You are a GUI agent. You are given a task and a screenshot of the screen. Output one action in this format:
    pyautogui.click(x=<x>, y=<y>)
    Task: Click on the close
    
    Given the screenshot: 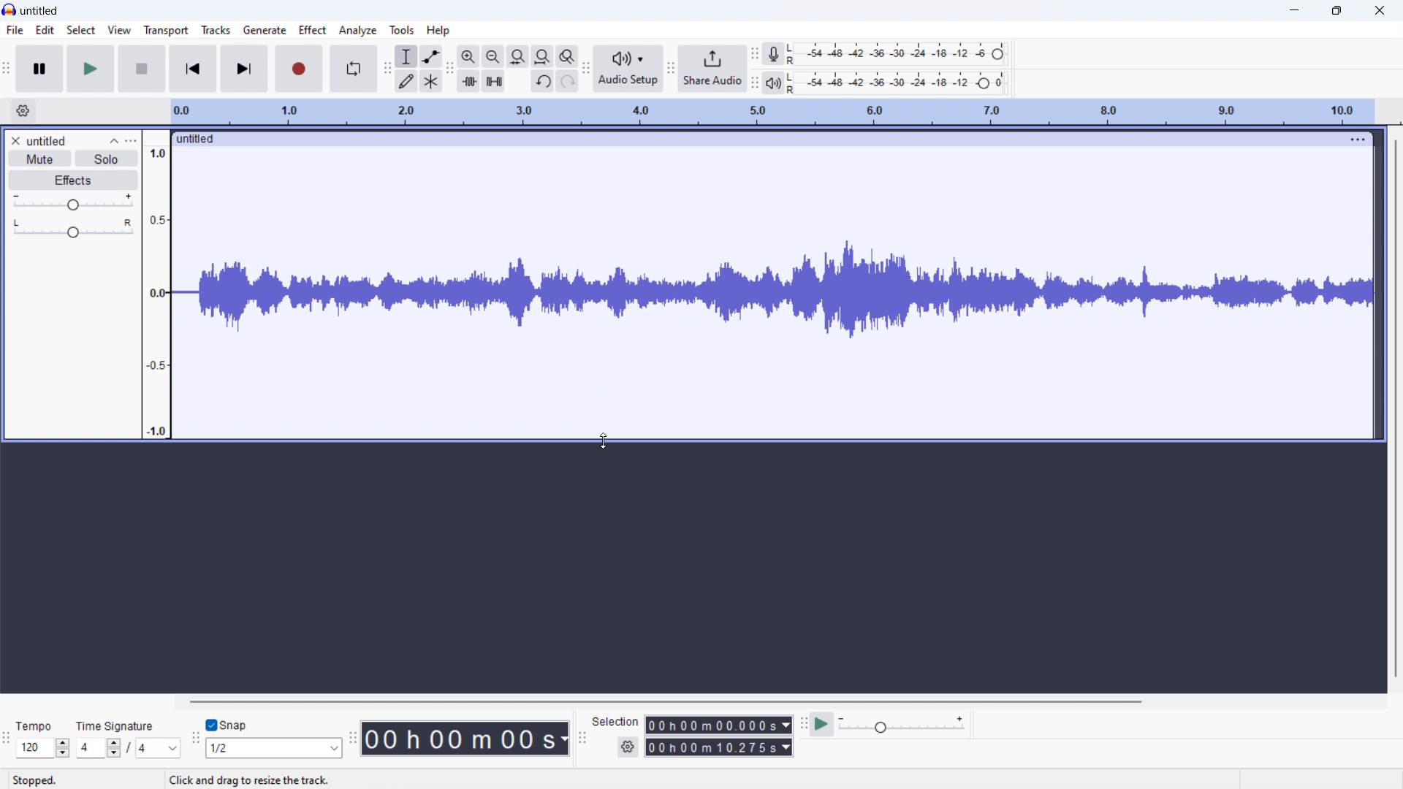 What is the action you would take?
    pyautogui.click(x=1381, y=11)
    